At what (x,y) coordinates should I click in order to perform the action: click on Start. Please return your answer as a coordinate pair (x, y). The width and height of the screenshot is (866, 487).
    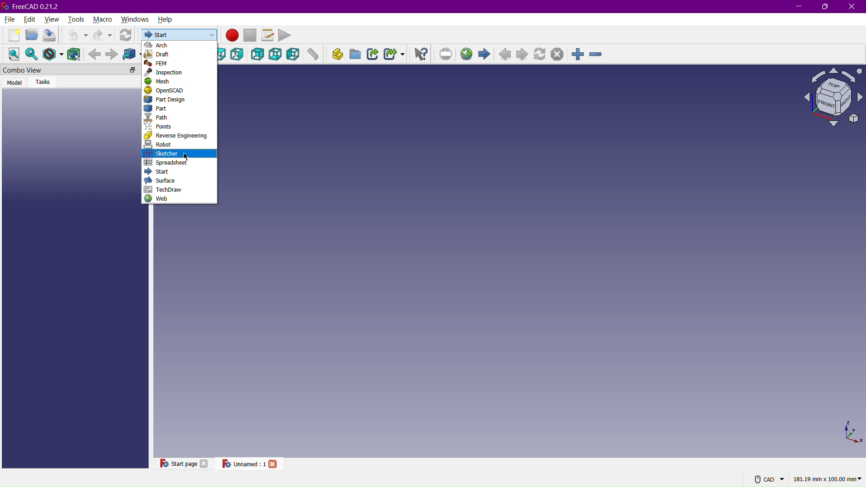
    Looking at the image, I should click on (484, 55).